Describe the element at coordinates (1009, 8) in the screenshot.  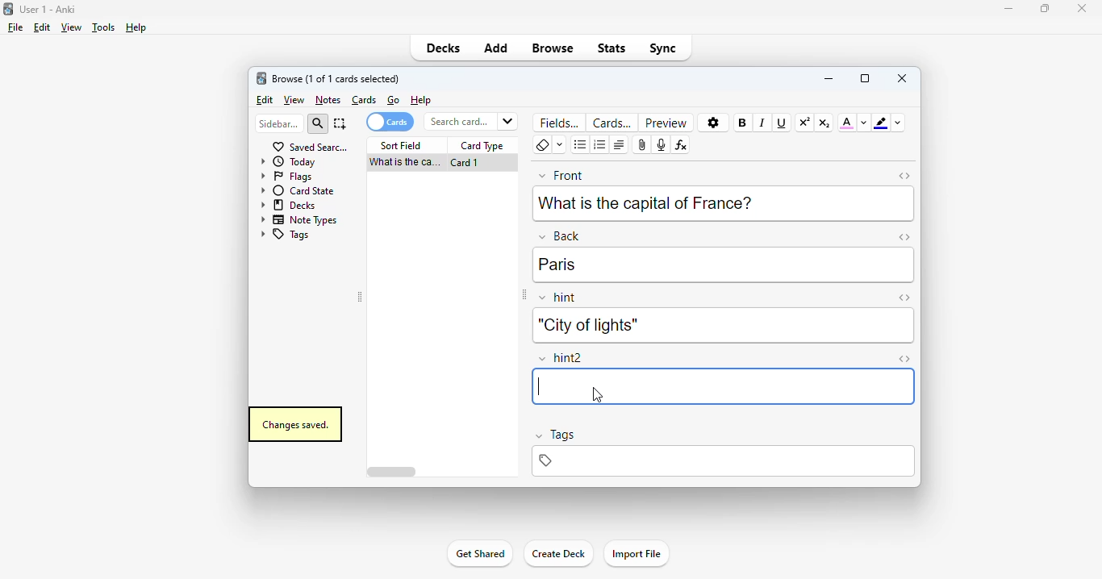
I see `minimize` at that location.